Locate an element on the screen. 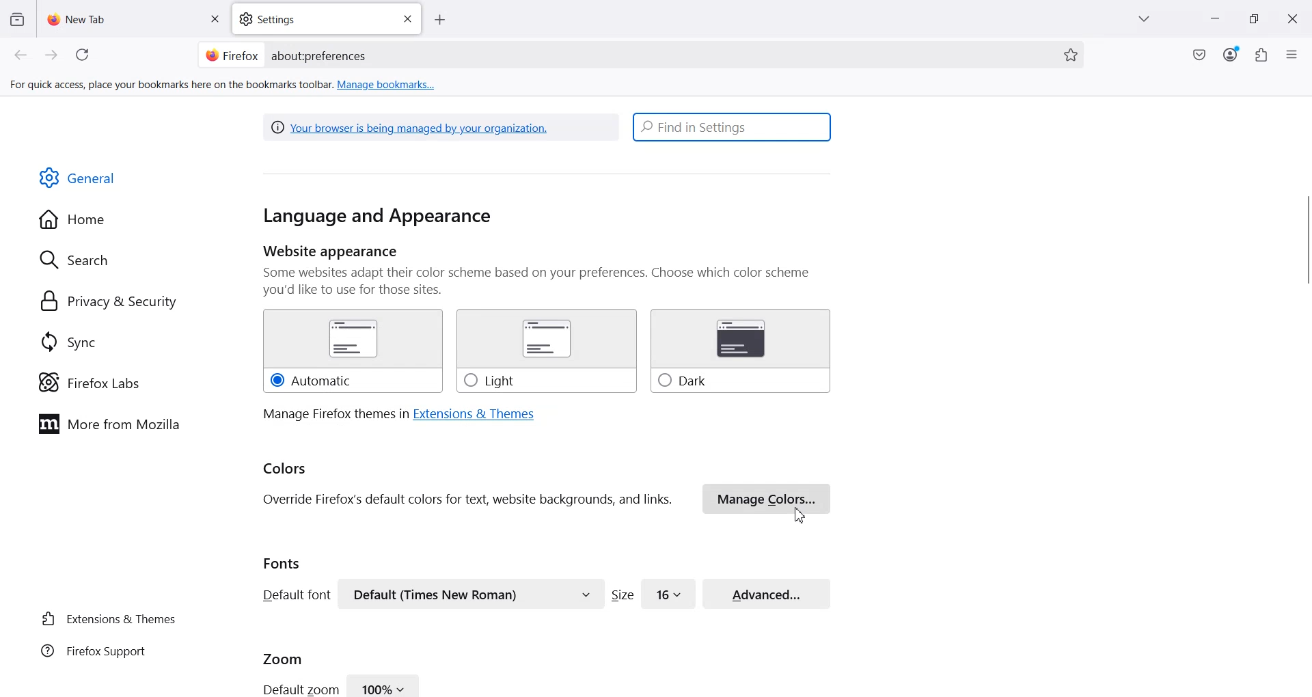 The height and width of the screenshot is (697, 1312). 89 Extensions & Themes is located at coordinates (107, 618).